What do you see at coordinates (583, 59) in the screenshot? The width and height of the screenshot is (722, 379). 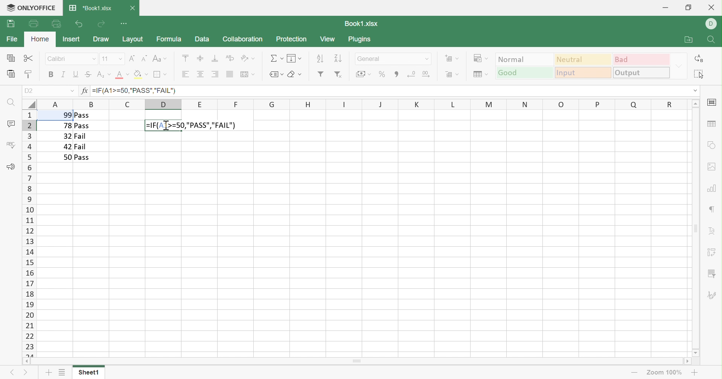 I see `Neutral` at bounding box center [583, 59].